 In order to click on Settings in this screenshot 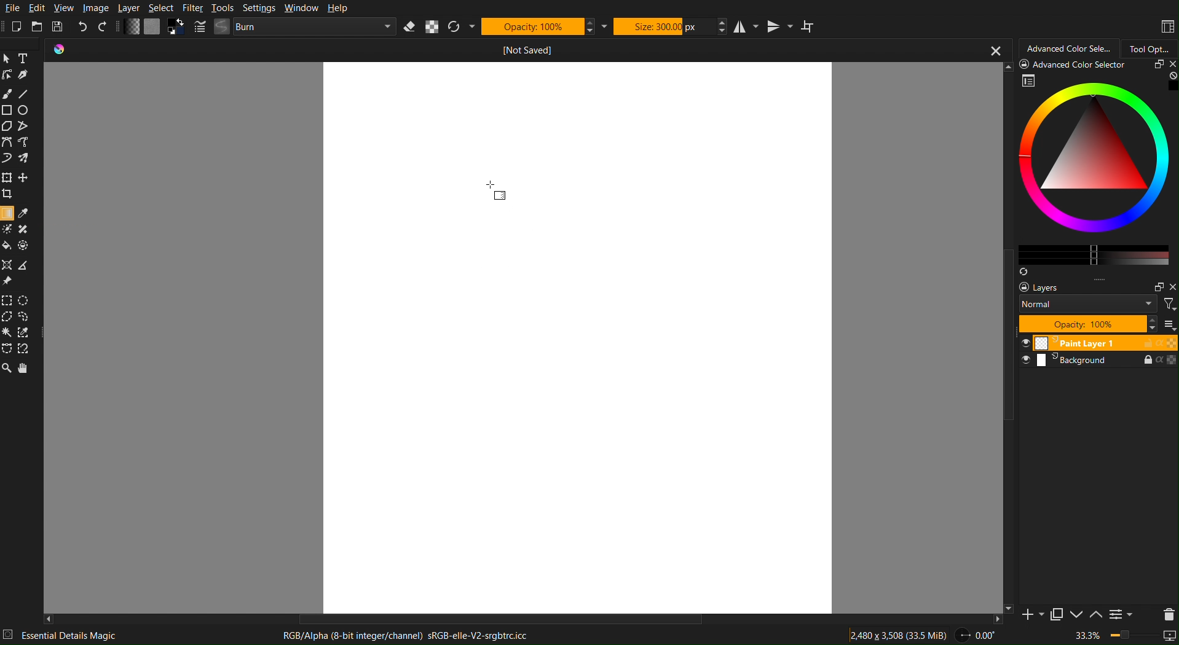, I will do `click(1121, 616)`.